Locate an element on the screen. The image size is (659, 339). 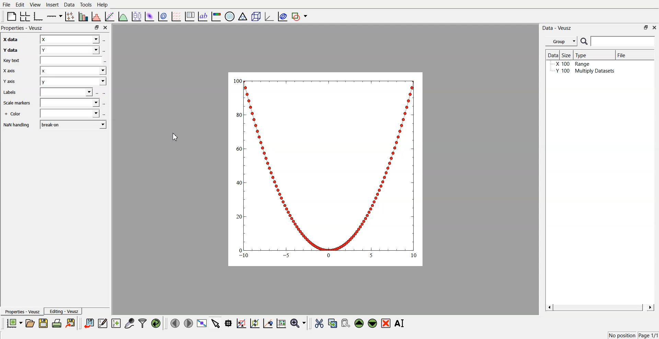
X axis is located at coordinates (10, 71).